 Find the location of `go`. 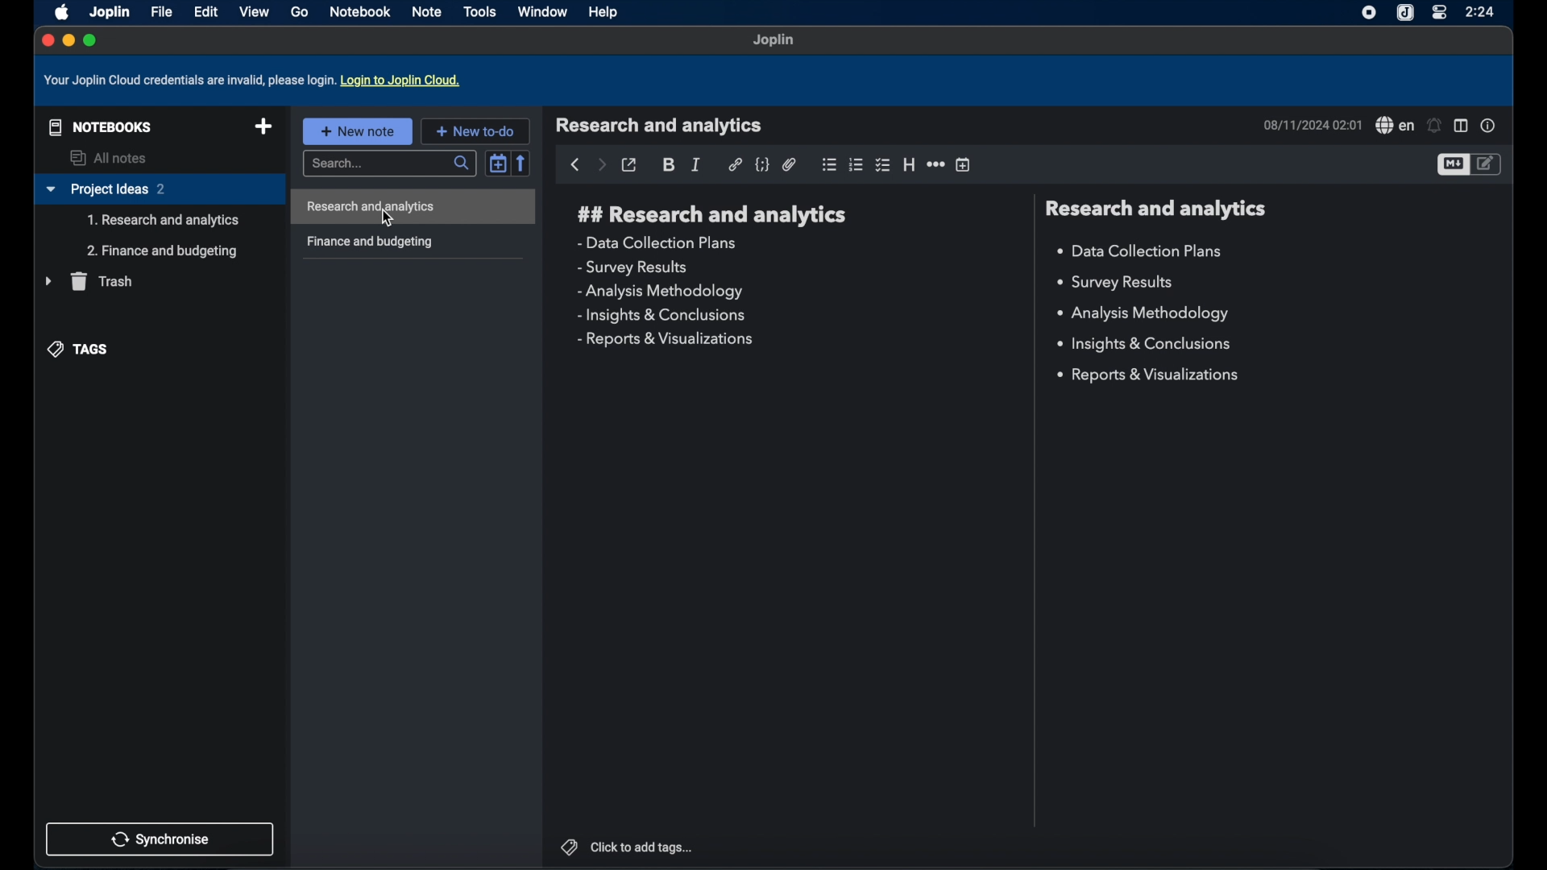

go is located at coordinates (299, 12).